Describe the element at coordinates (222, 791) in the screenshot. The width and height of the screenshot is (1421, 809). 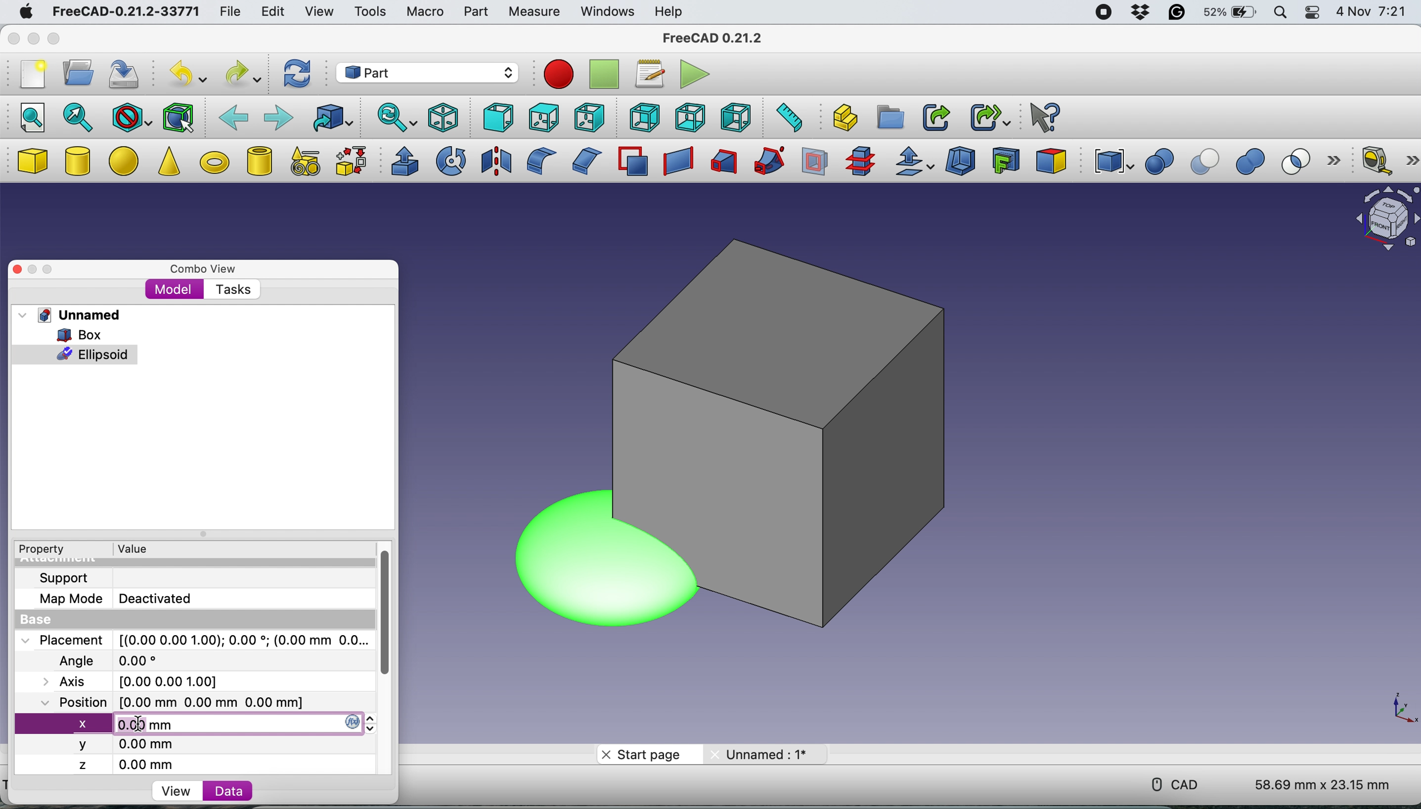
I see `data` at that location.